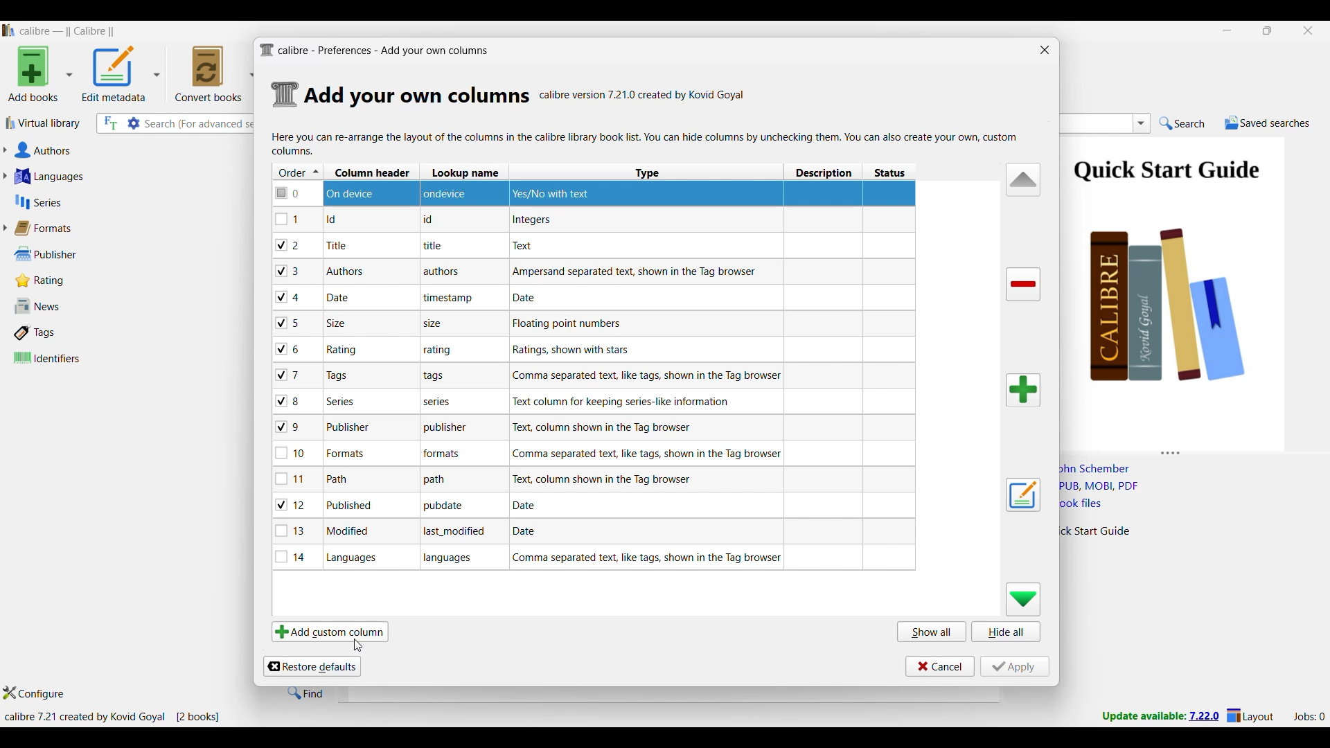 Image resolution: width=1330 pixels, height=748 pixels. Describe the element at coordinates (932, 631) in the screenshot. I see `Show all` at that location.